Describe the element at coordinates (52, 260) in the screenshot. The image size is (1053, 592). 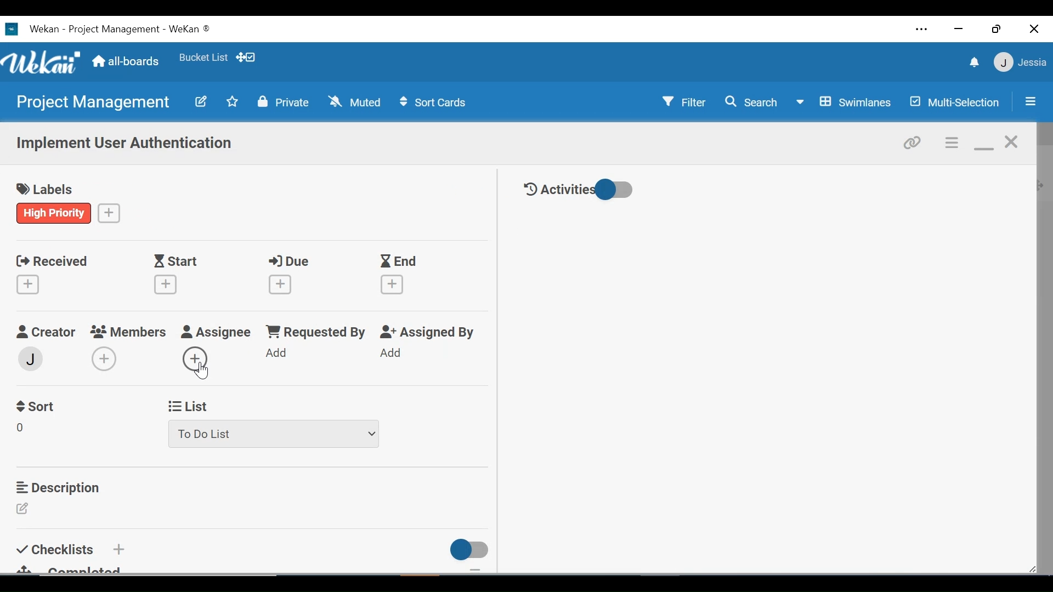
I see `Received Date` at that location.